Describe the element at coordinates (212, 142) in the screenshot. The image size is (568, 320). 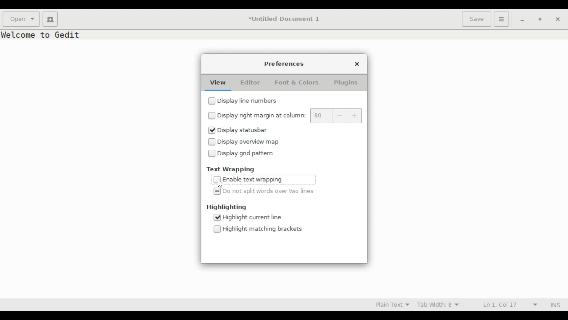
I see `checkbox` at that location.